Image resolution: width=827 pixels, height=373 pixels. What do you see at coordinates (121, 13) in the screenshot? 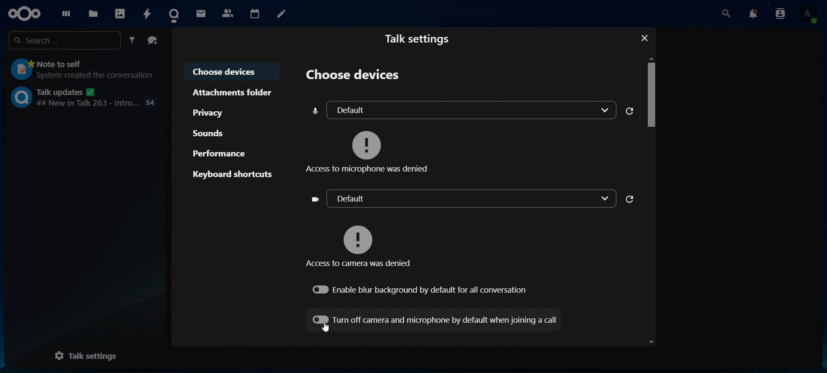
I see `photos` at bounding box center [121, 13].